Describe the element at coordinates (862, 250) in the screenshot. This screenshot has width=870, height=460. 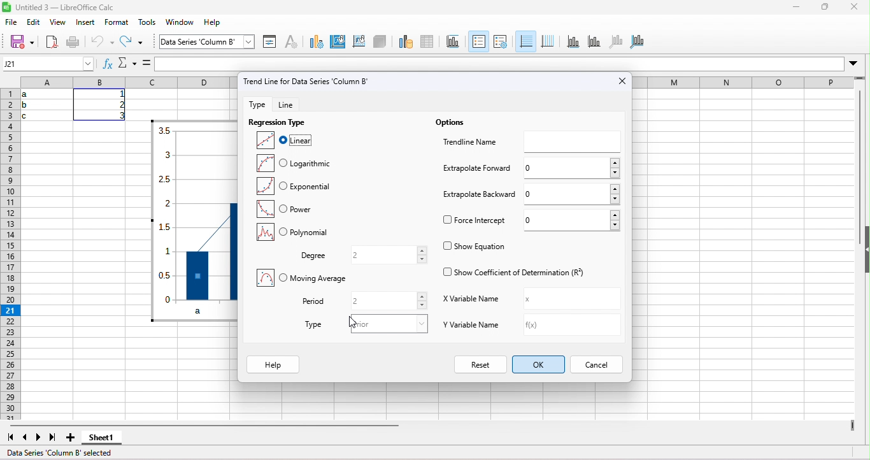
I see `height` at that location.